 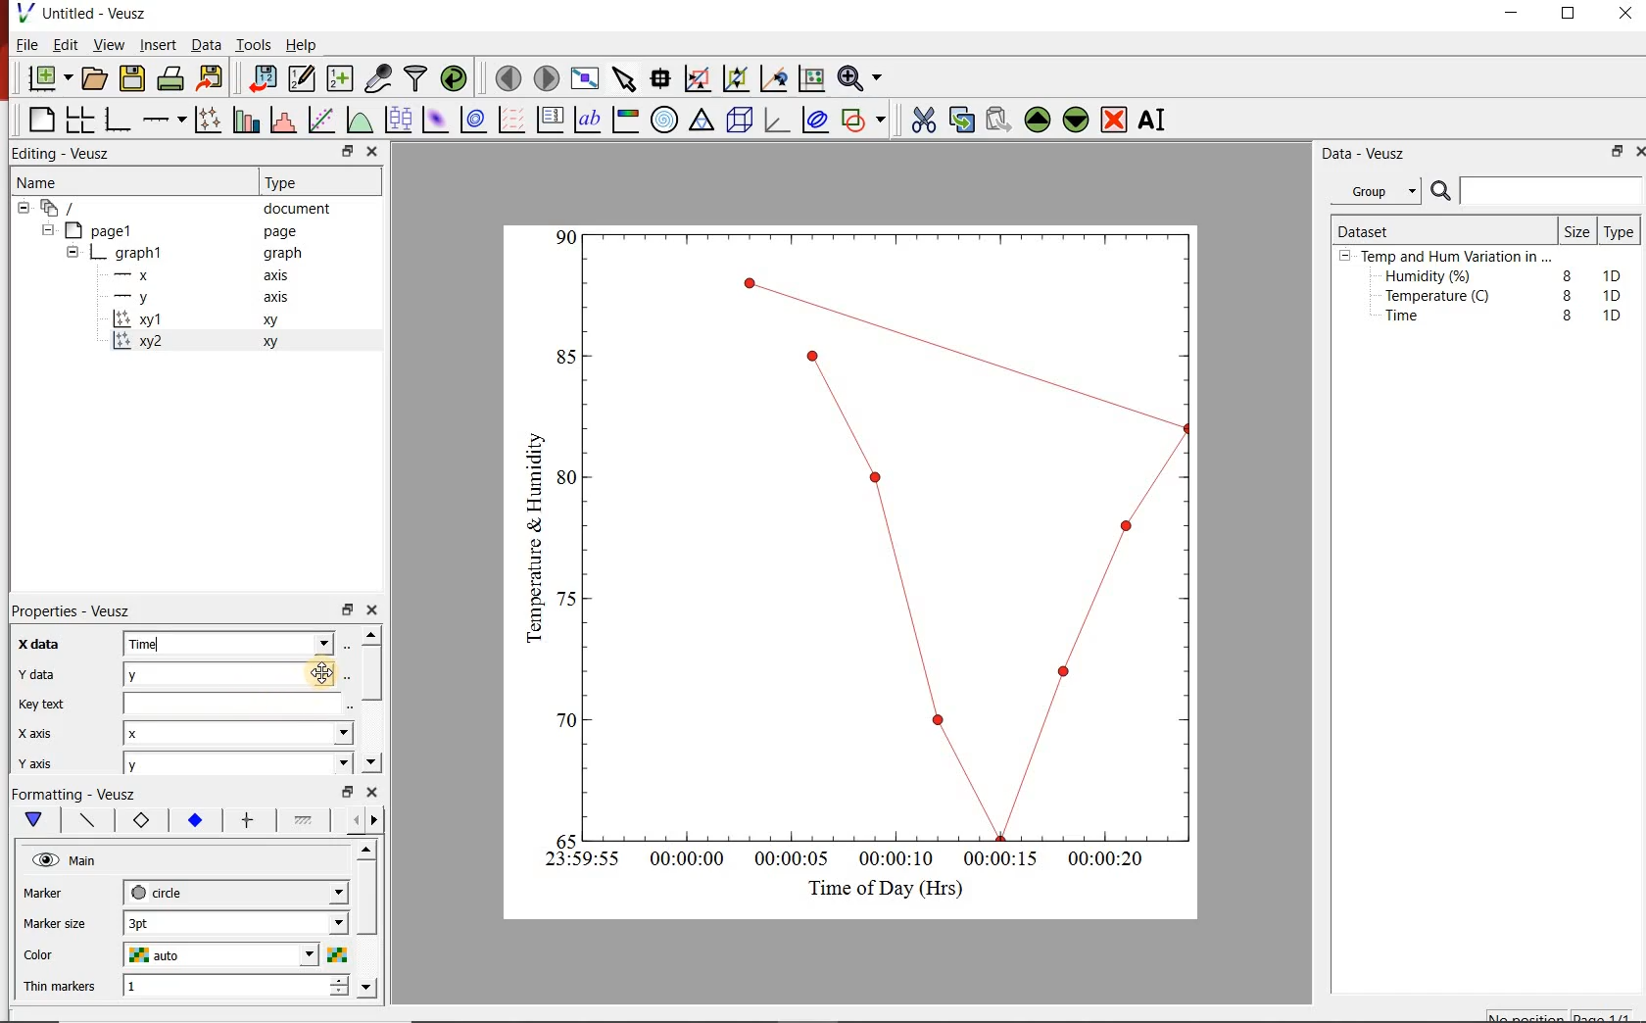 I want to click on y data, so click(x=43, y=671).